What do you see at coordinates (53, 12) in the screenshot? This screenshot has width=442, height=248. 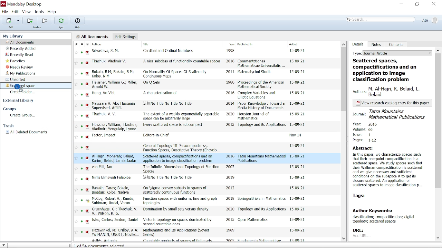 I see `Help` at bounding box center [53, 12].